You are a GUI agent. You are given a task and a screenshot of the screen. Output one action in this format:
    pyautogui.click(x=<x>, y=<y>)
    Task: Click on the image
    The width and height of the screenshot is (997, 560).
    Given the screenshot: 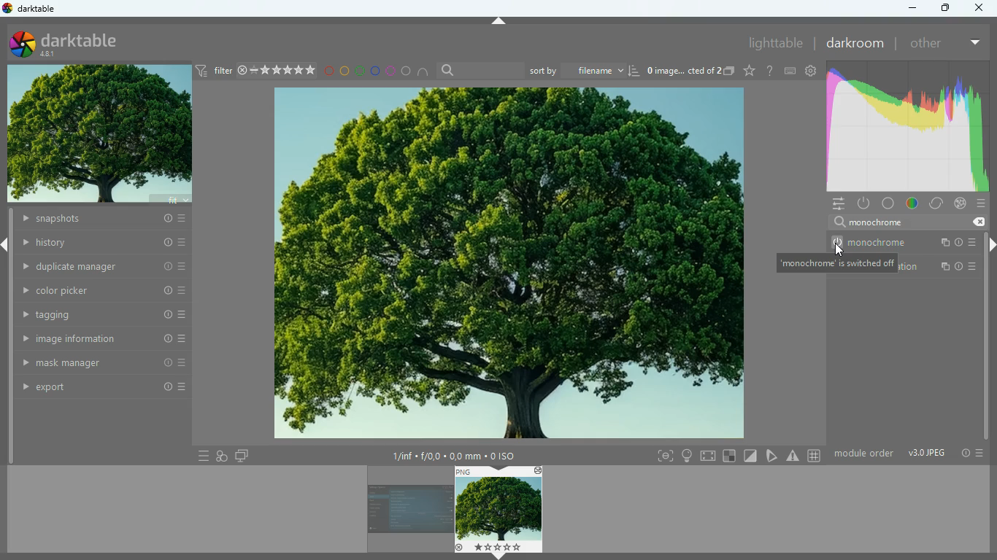 What is the action you would take?
    pyautogui.click(x=498, y=509)
    